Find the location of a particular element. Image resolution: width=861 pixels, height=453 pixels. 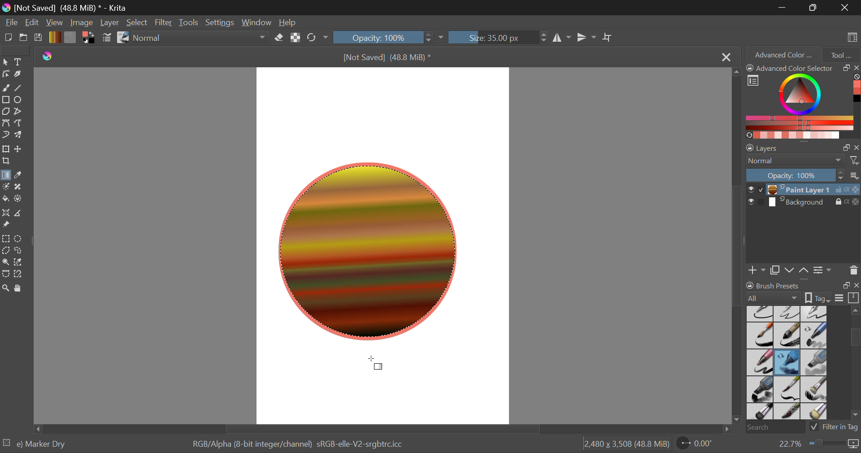

File is located at coordinates (12, 23).